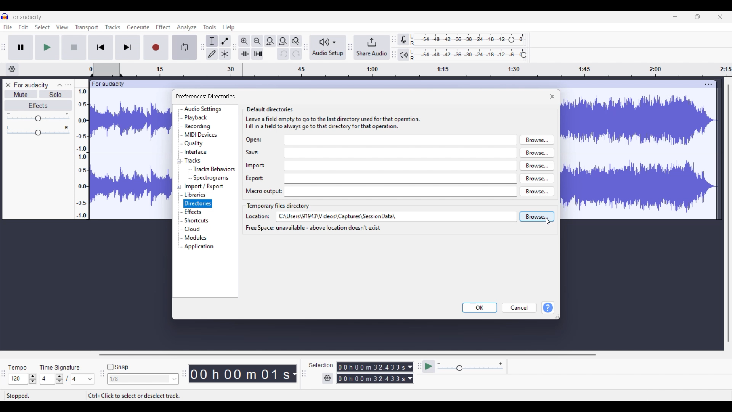 This screenshot has height=412, width=732. I want to click on Indicates text box for import, so click(255, 165).